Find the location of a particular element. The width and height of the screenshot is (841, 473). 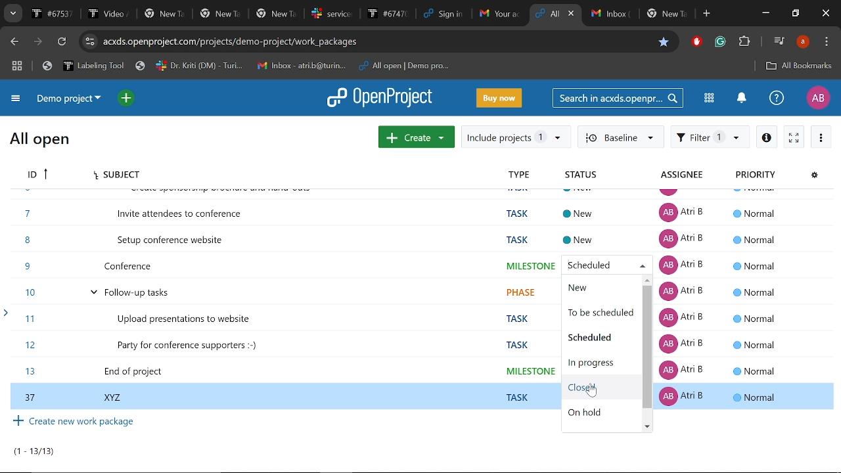

Add new tab is located at coordinates (707, 14).